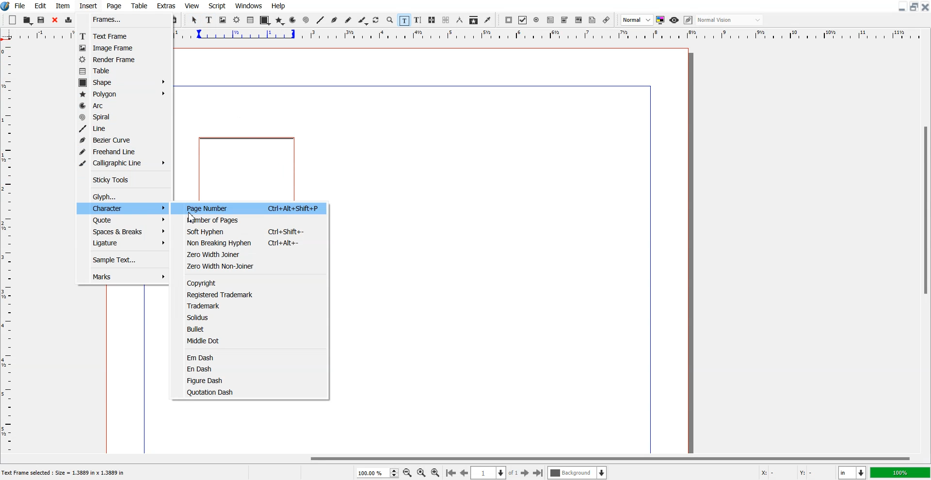 Image resolution: width=931 pixels, height=480 pixels. I want to click on Extras, so click(166, 5).